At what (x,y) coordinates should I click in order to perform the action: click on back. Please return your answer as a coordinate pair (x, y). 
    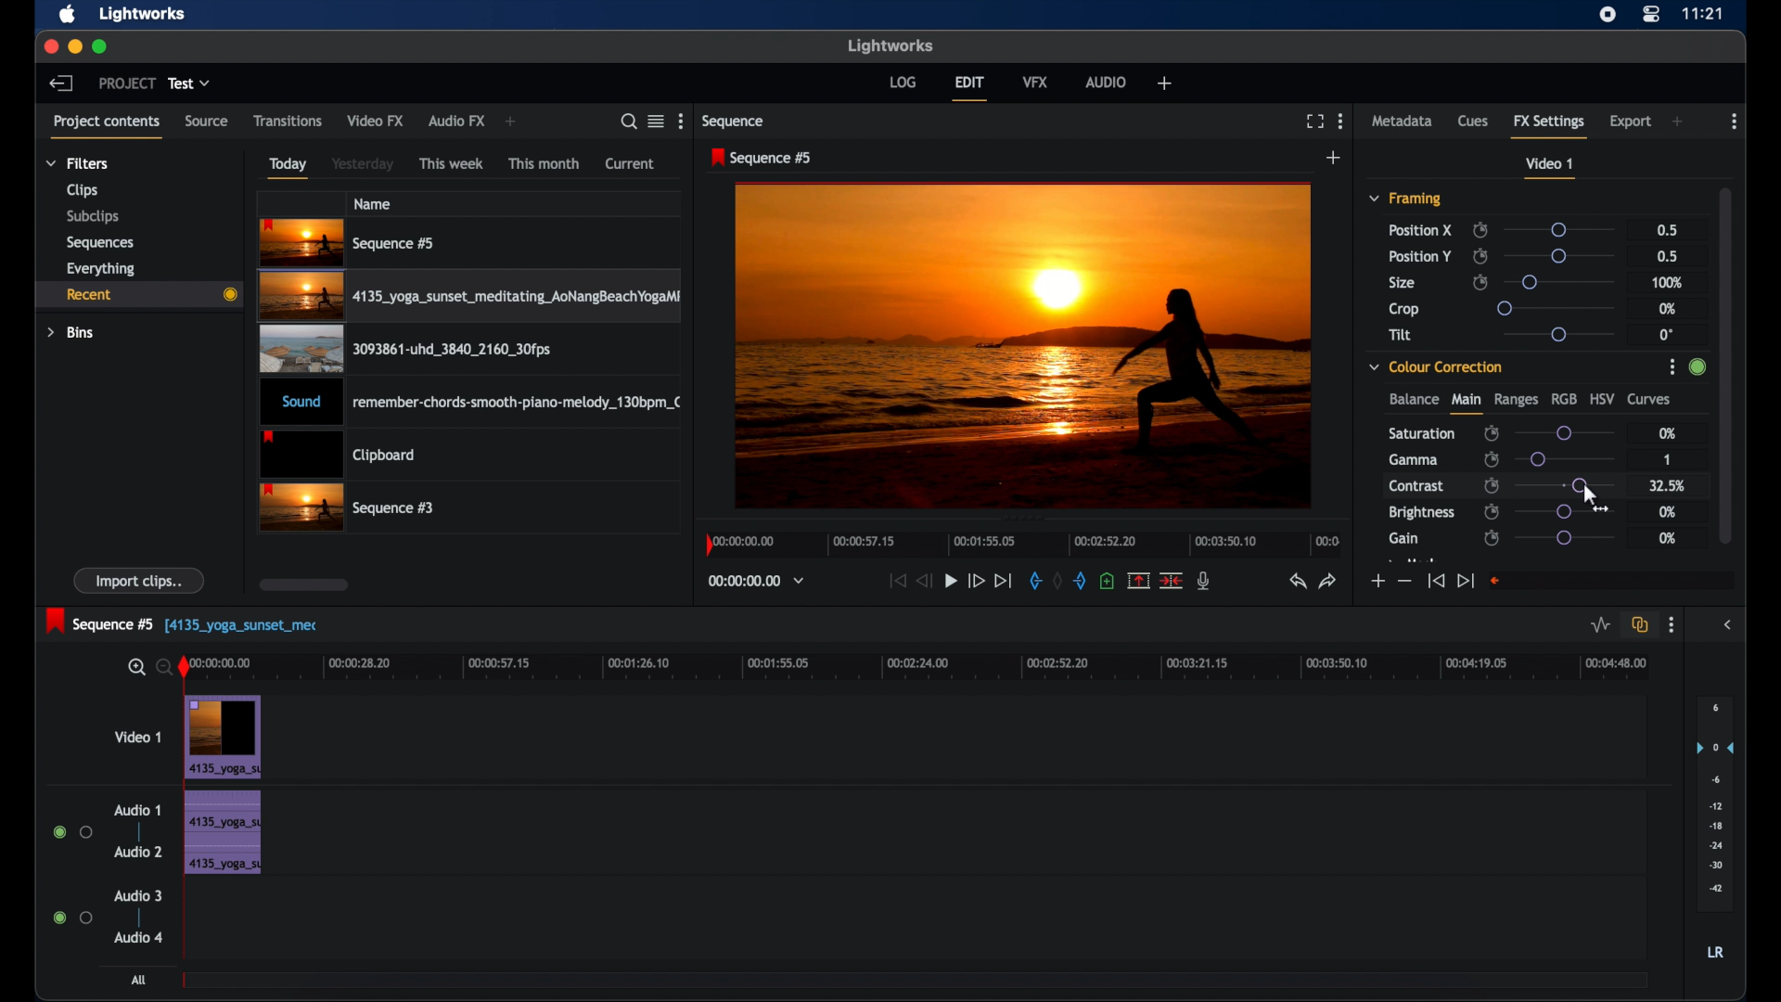
    Looking at the image, I should click on (59, 83).